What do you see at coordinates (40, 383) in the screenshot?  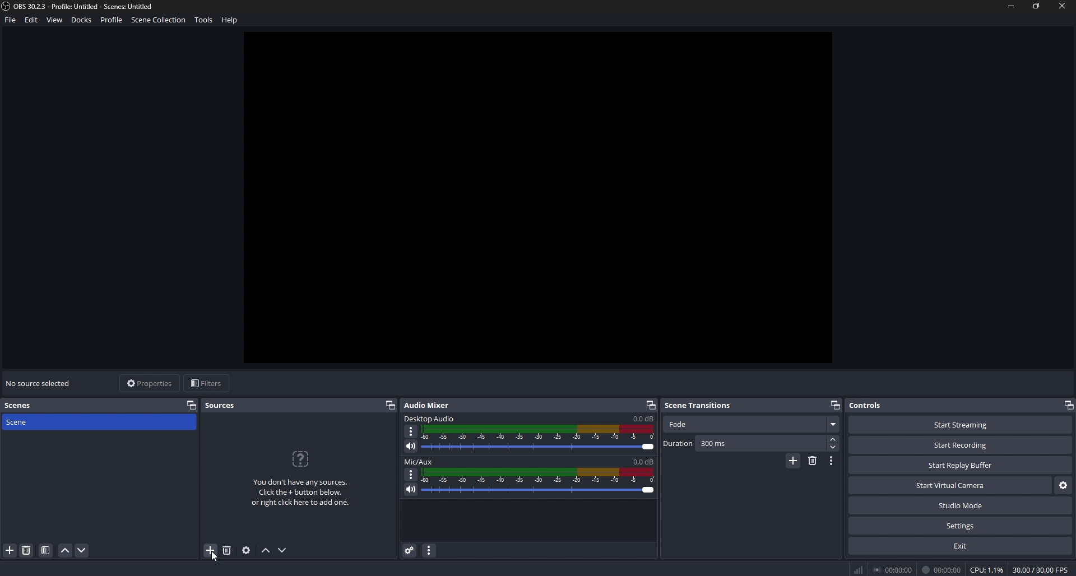 I see `no source selected` at bounding box center [40, 383].